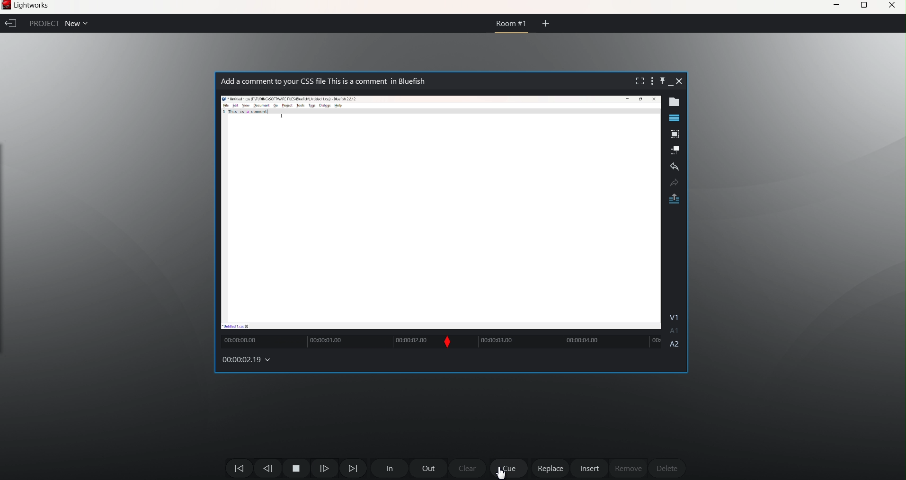  Describe the element at coordinates (590, 468) in the screenshot. I see `insert` at that location.